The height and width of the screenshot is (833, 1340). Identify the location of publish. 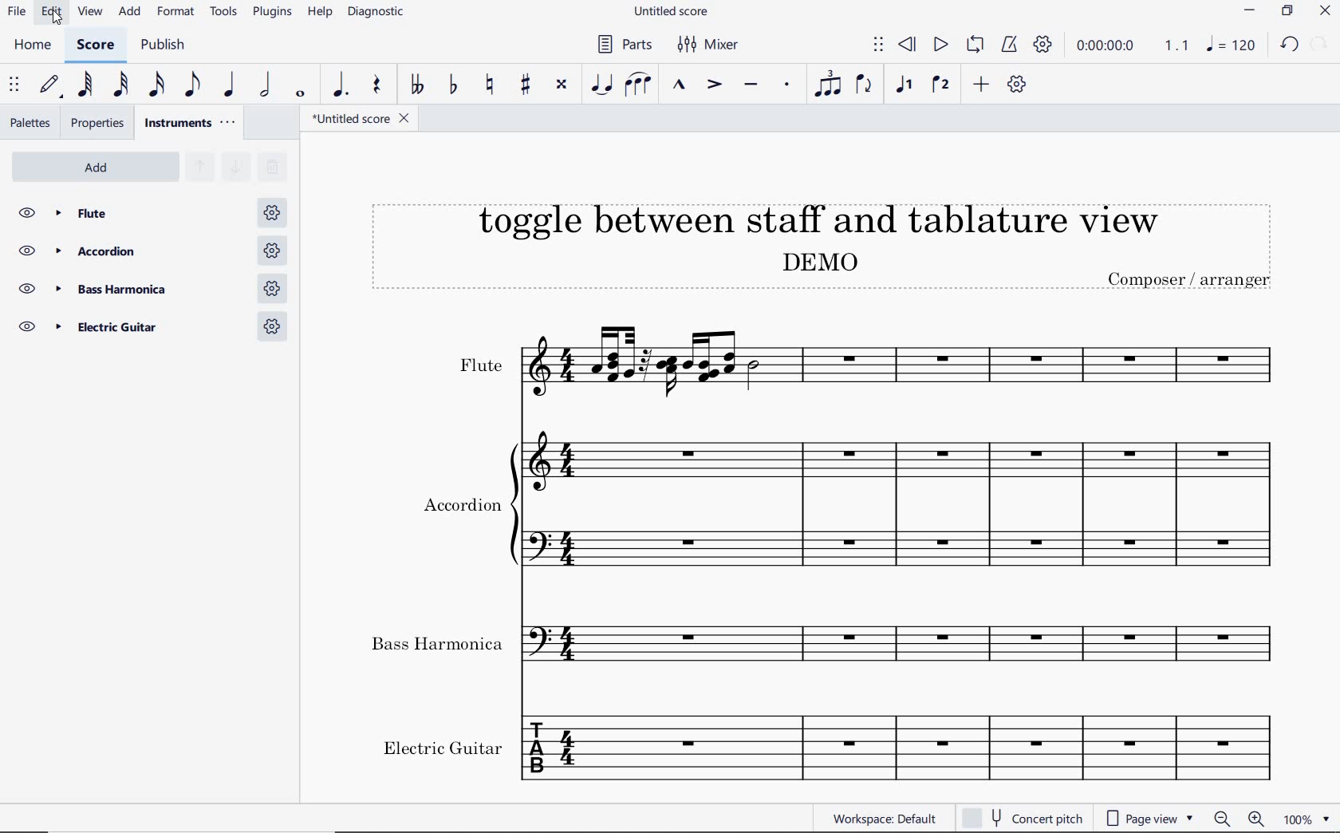
(166, 46).